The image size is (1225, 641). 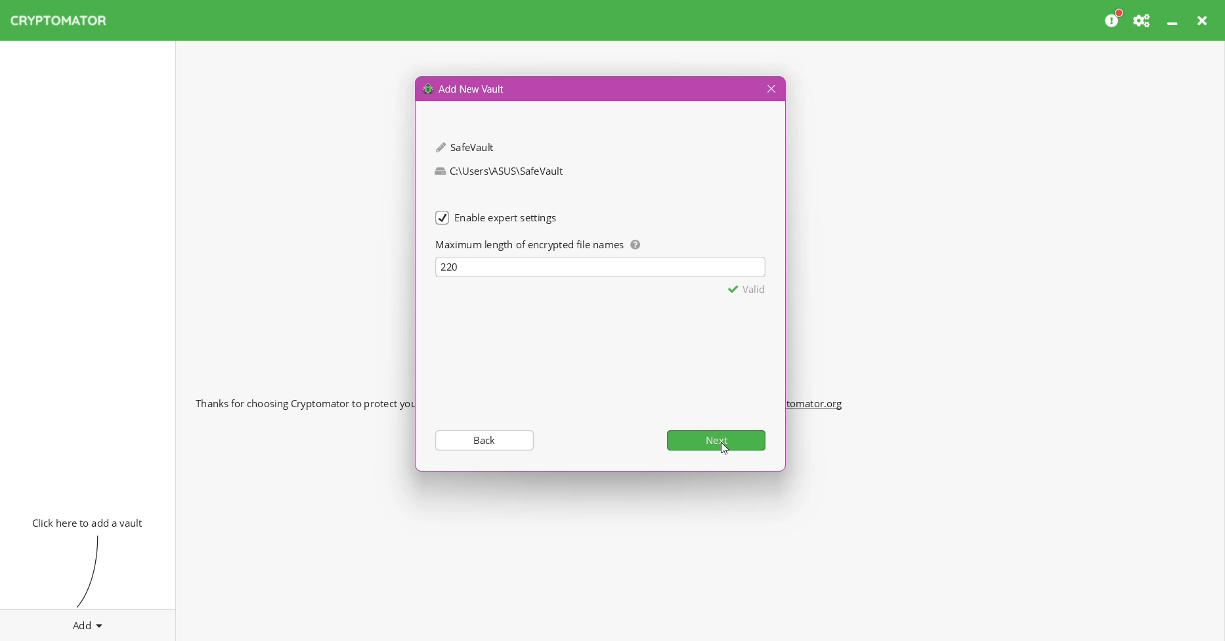 What do you see at coordinates (483, 439) in the screenshot?
I see `Back` at bounding box center [483, 439].